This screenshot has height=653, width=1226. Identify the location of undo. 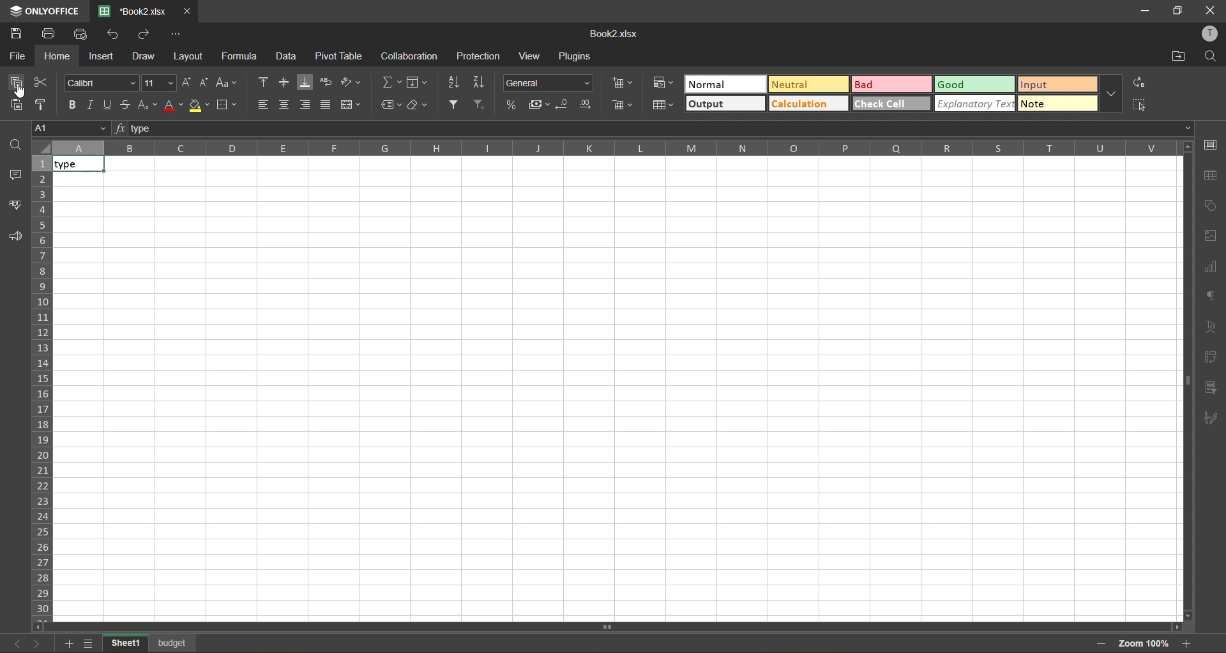
(114, 35).